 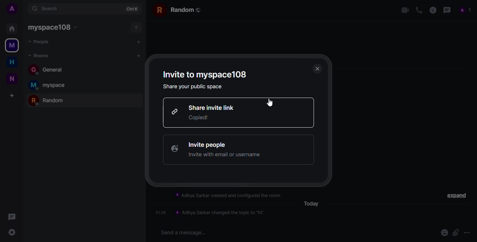 I want to click on threads, so click(x=13, y=217).